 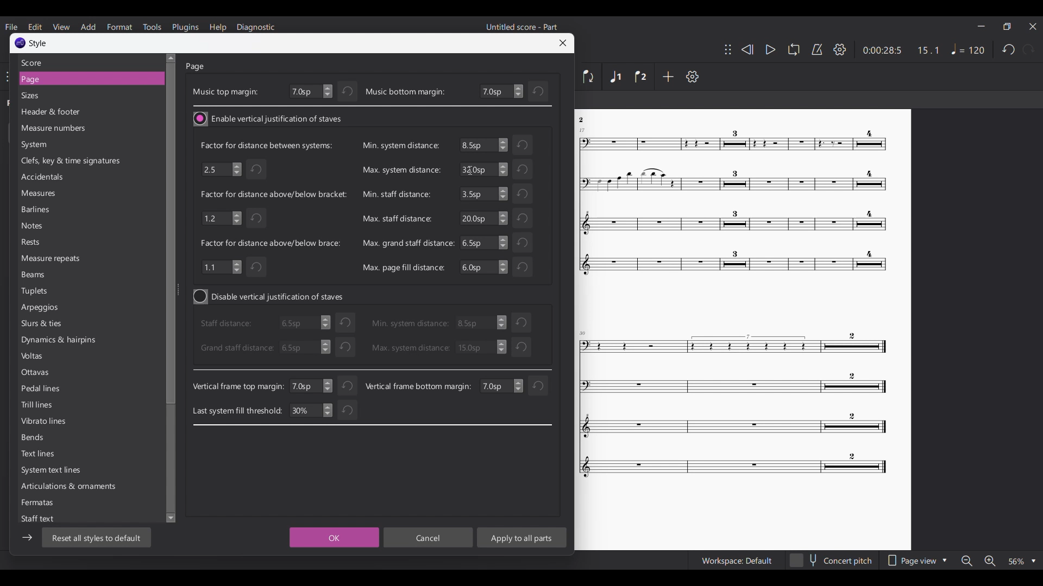 I want to click on Smaller tab, so click(x=1007, y=27).